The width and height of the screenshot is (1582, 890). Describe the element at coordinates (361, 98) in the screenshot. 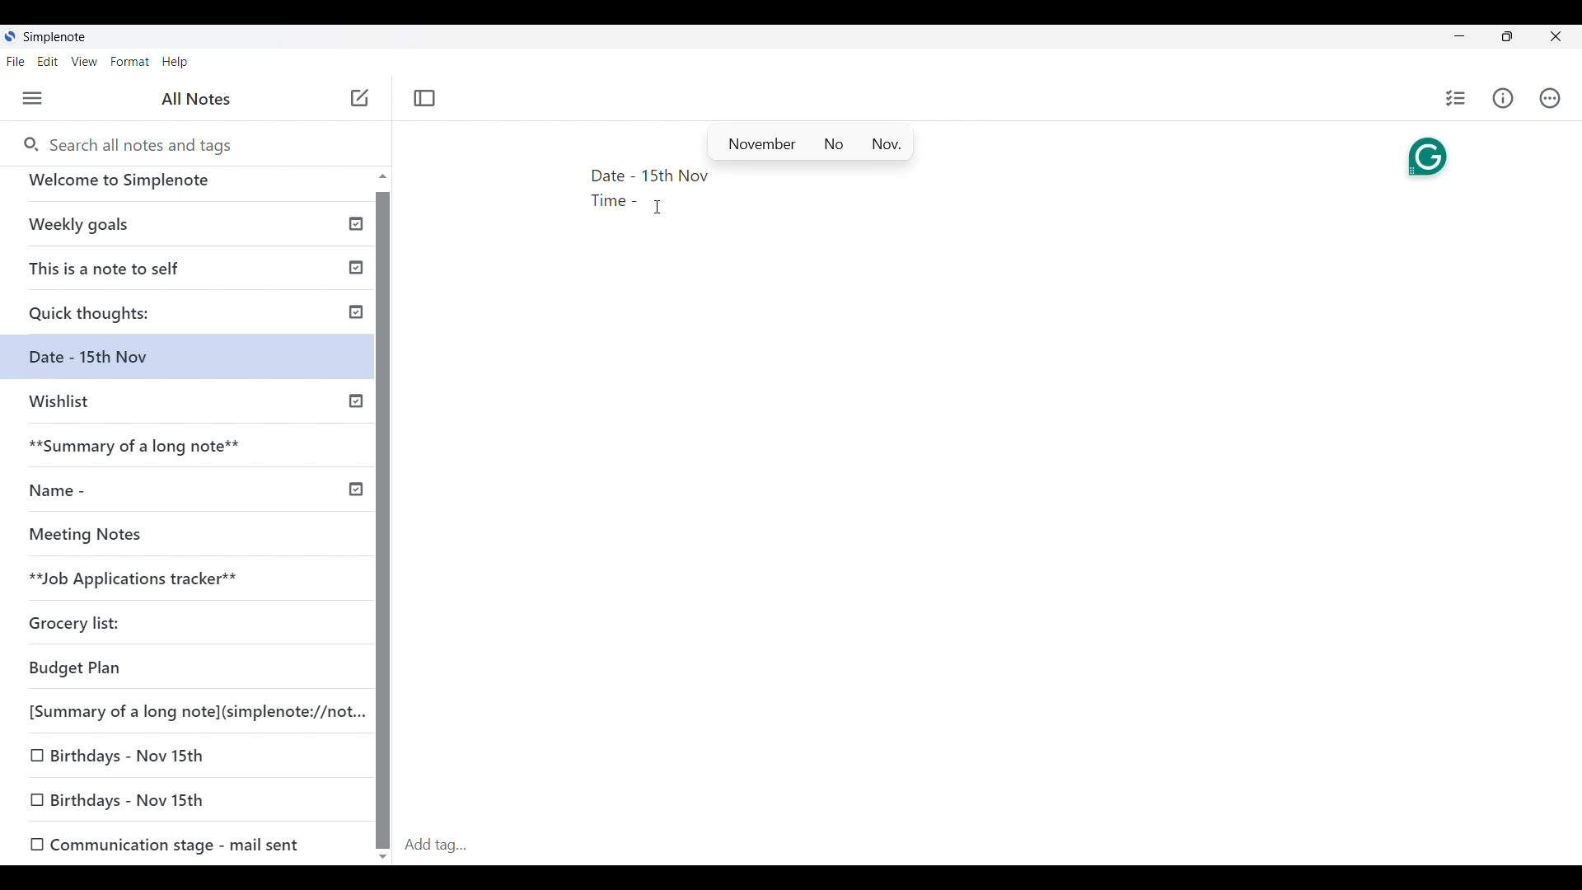

I see `Add note` at that location.